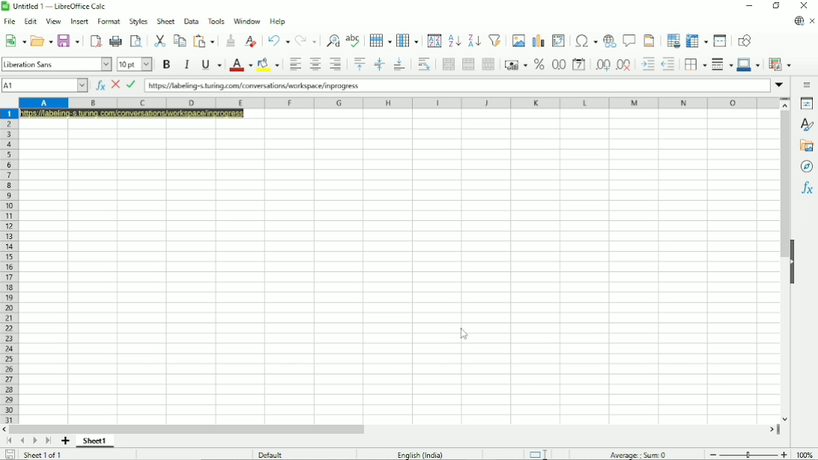 This screenshot has width=818, height=460. What do you see at coordinates (130, 85) in the screenshot?
I see `Accept` at bounding box center [130, 85].